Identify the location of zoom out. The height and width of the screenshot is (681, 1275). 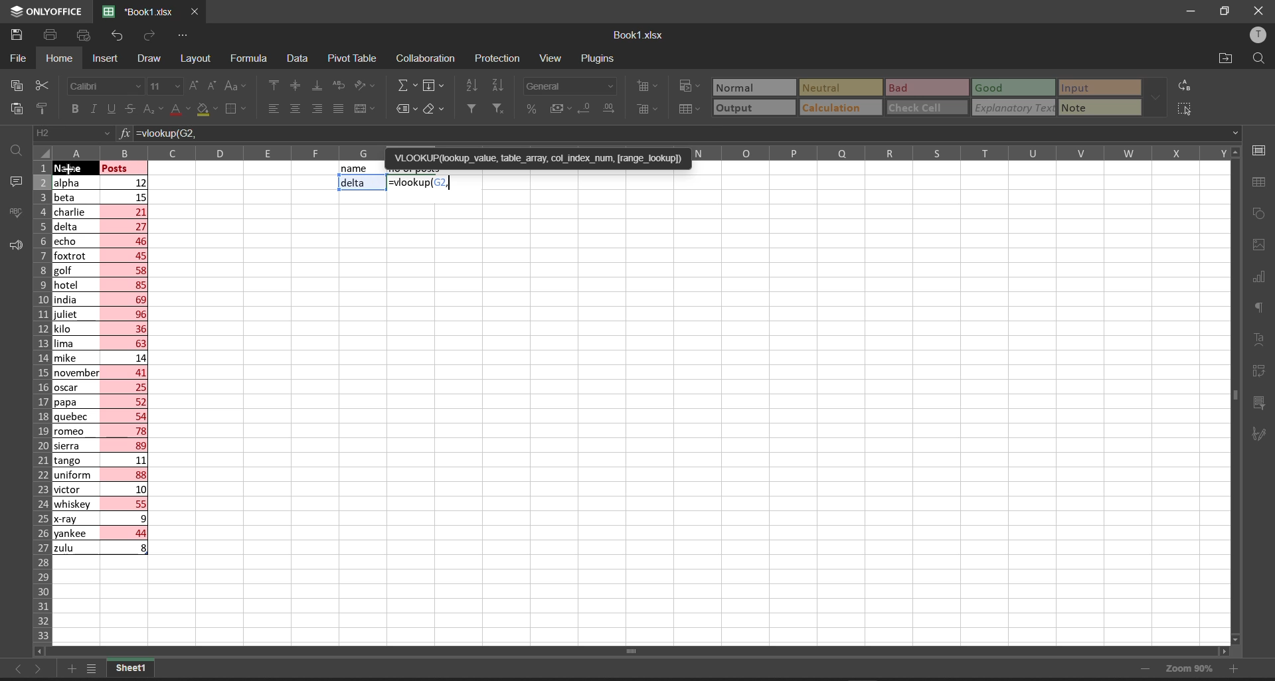
(1144, 671).